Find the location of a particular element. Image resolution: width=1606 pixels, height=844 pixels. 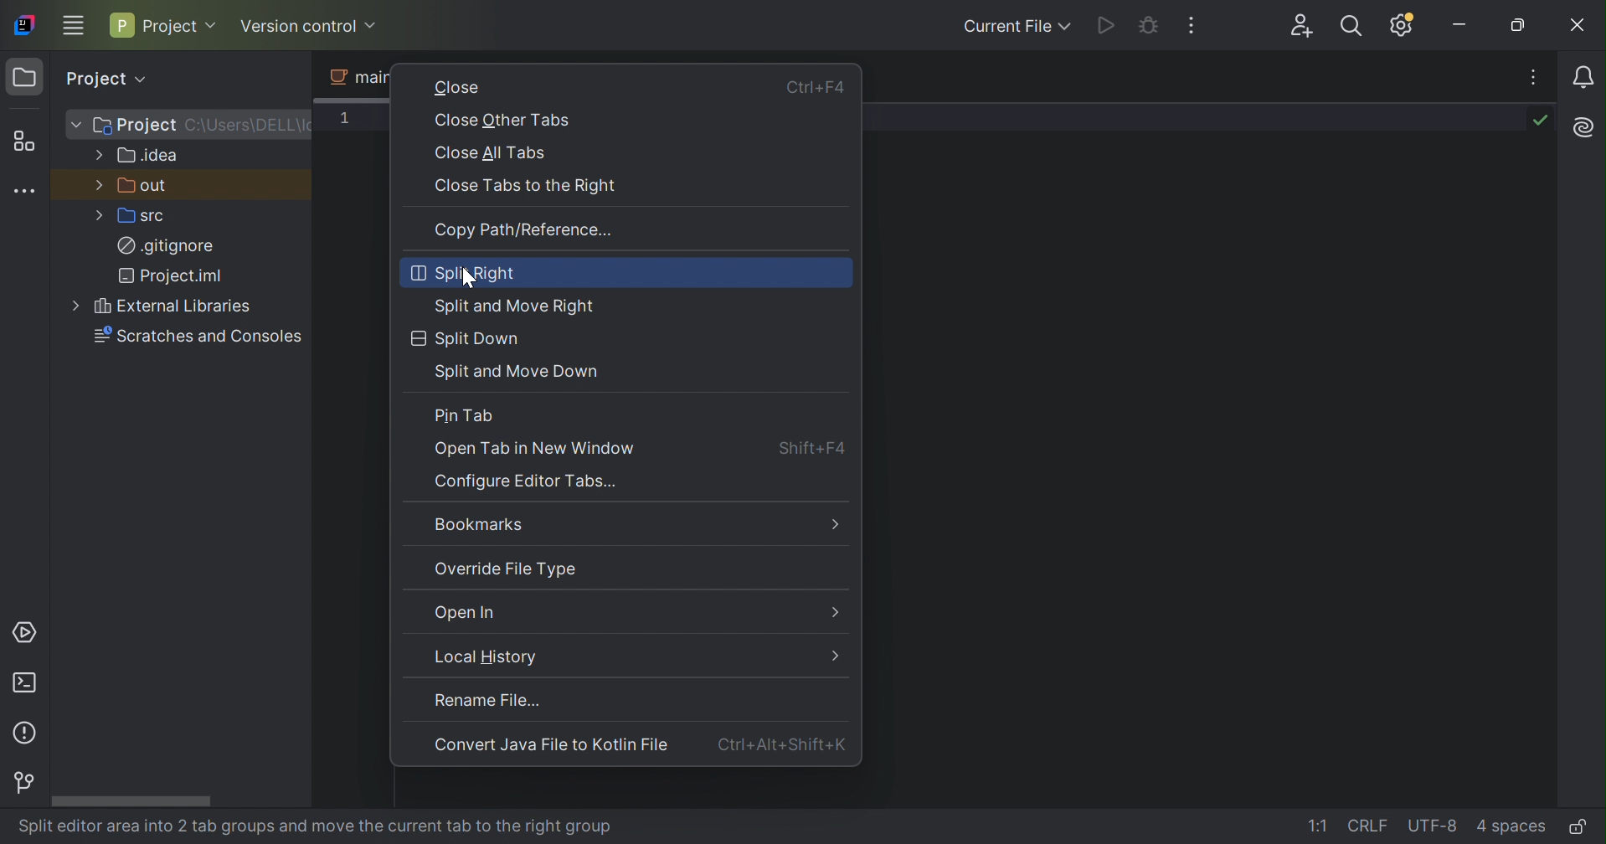

src is located at coordinates (142, 214).